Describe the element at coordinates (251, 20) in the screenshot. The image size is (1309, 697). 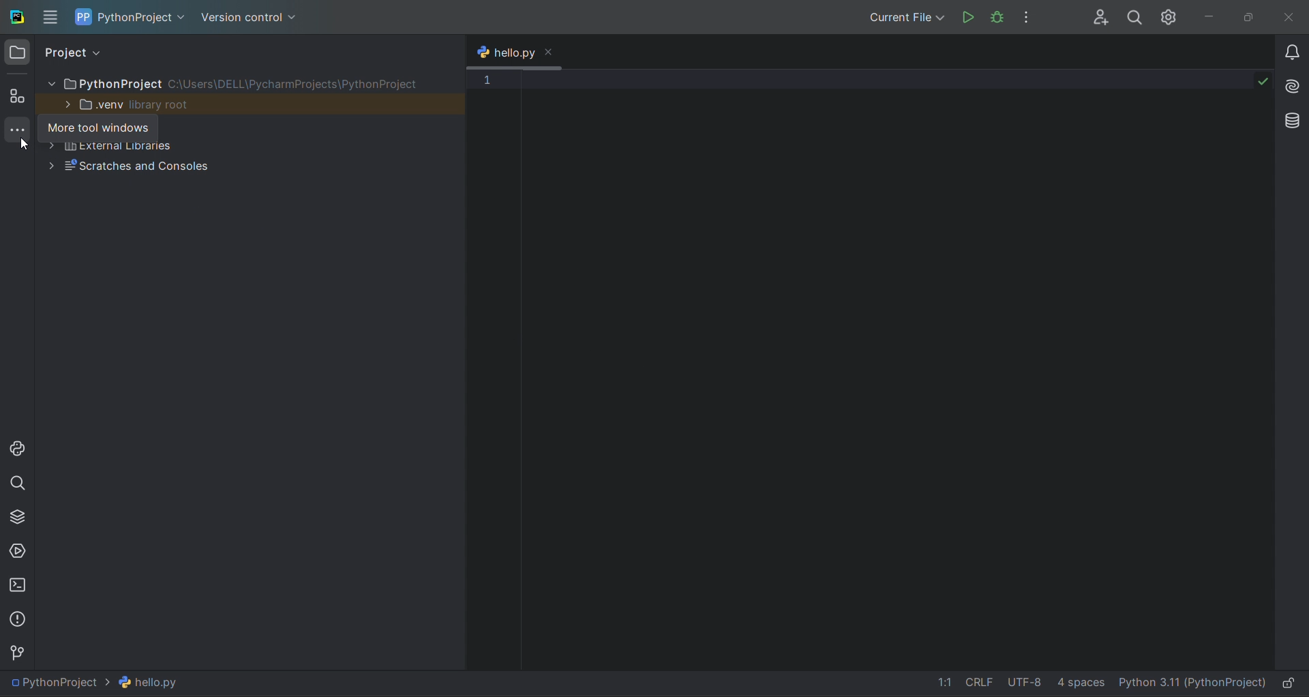
I see `version control` at that location.